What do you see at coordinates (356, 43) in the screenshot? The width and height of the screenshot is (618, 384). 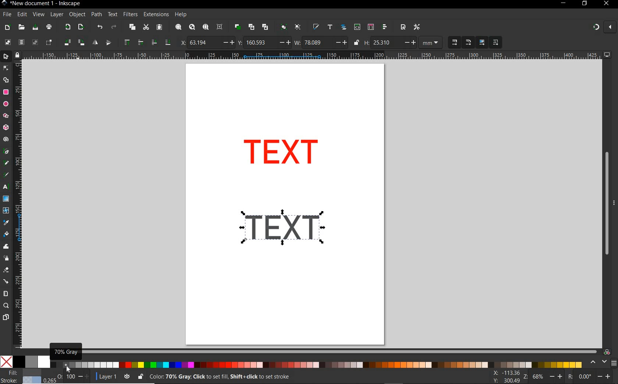 I see `lock/unlock to change width or height` at bounding box center [356, 43].